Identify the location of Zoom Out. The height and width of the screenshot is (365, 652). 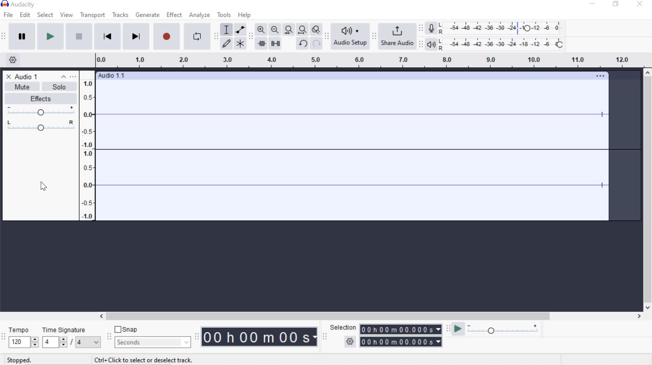
(275, 30).